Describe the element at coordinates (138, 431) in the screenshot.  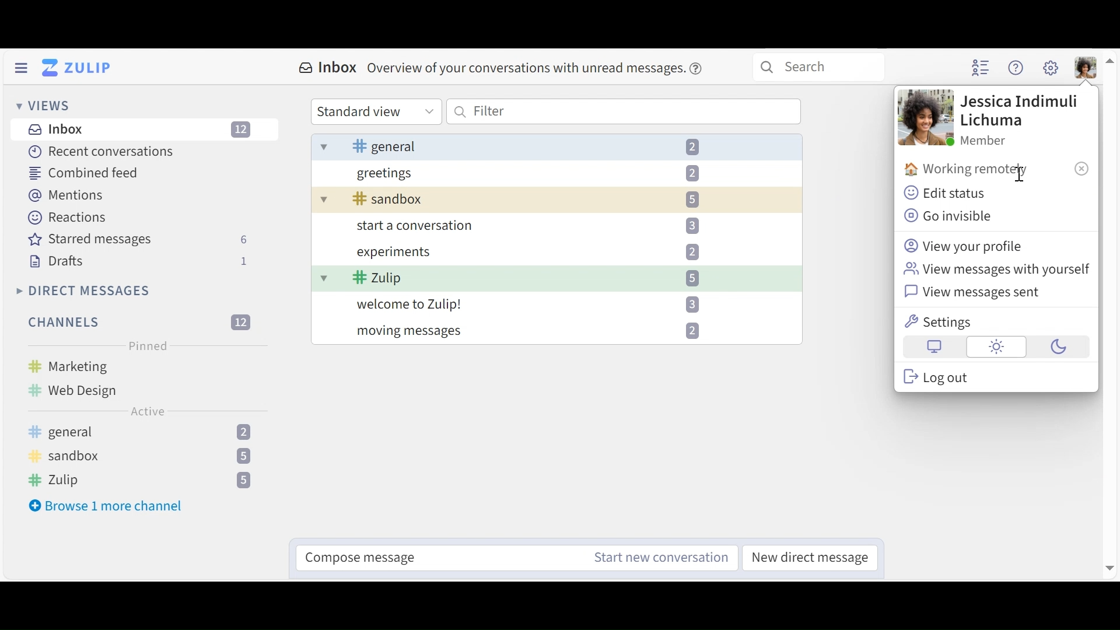
I see `general` at that location.